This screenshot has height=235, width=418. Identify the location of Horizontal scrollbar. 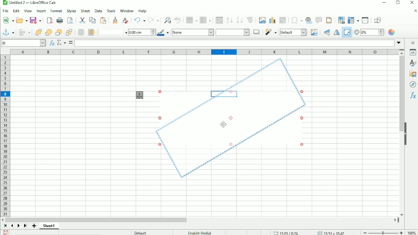
(96, 220).